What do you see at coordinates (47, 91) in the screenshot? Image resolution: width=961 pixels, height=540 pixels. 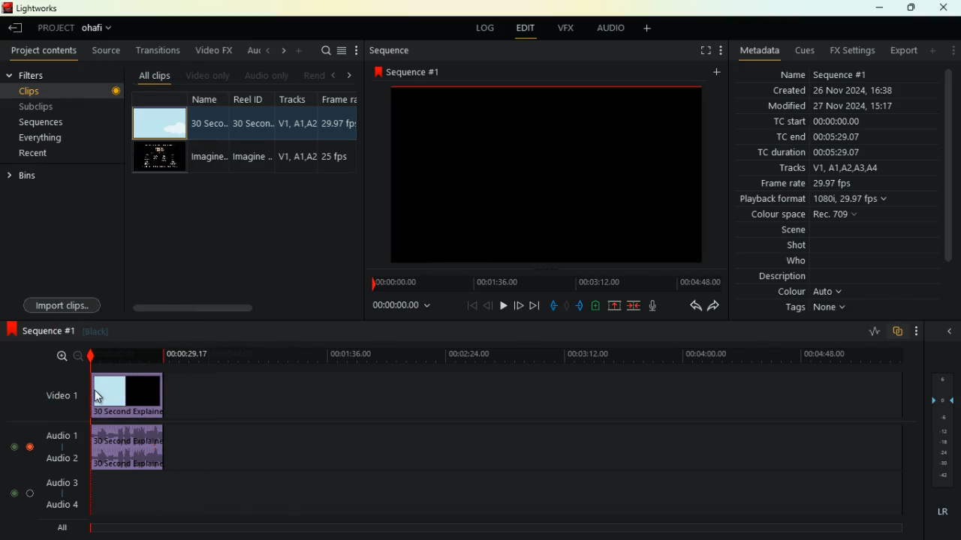 I see `clips` at bounding box center [47, 91].